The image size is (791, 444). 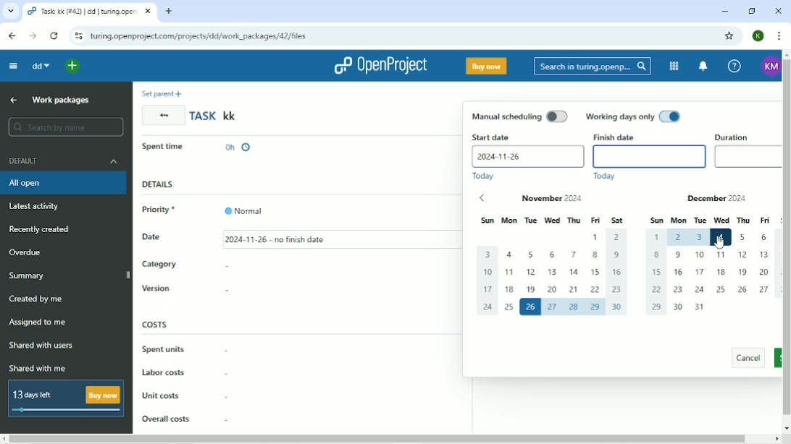 I want to click on Details, so click(x=158, y=185).